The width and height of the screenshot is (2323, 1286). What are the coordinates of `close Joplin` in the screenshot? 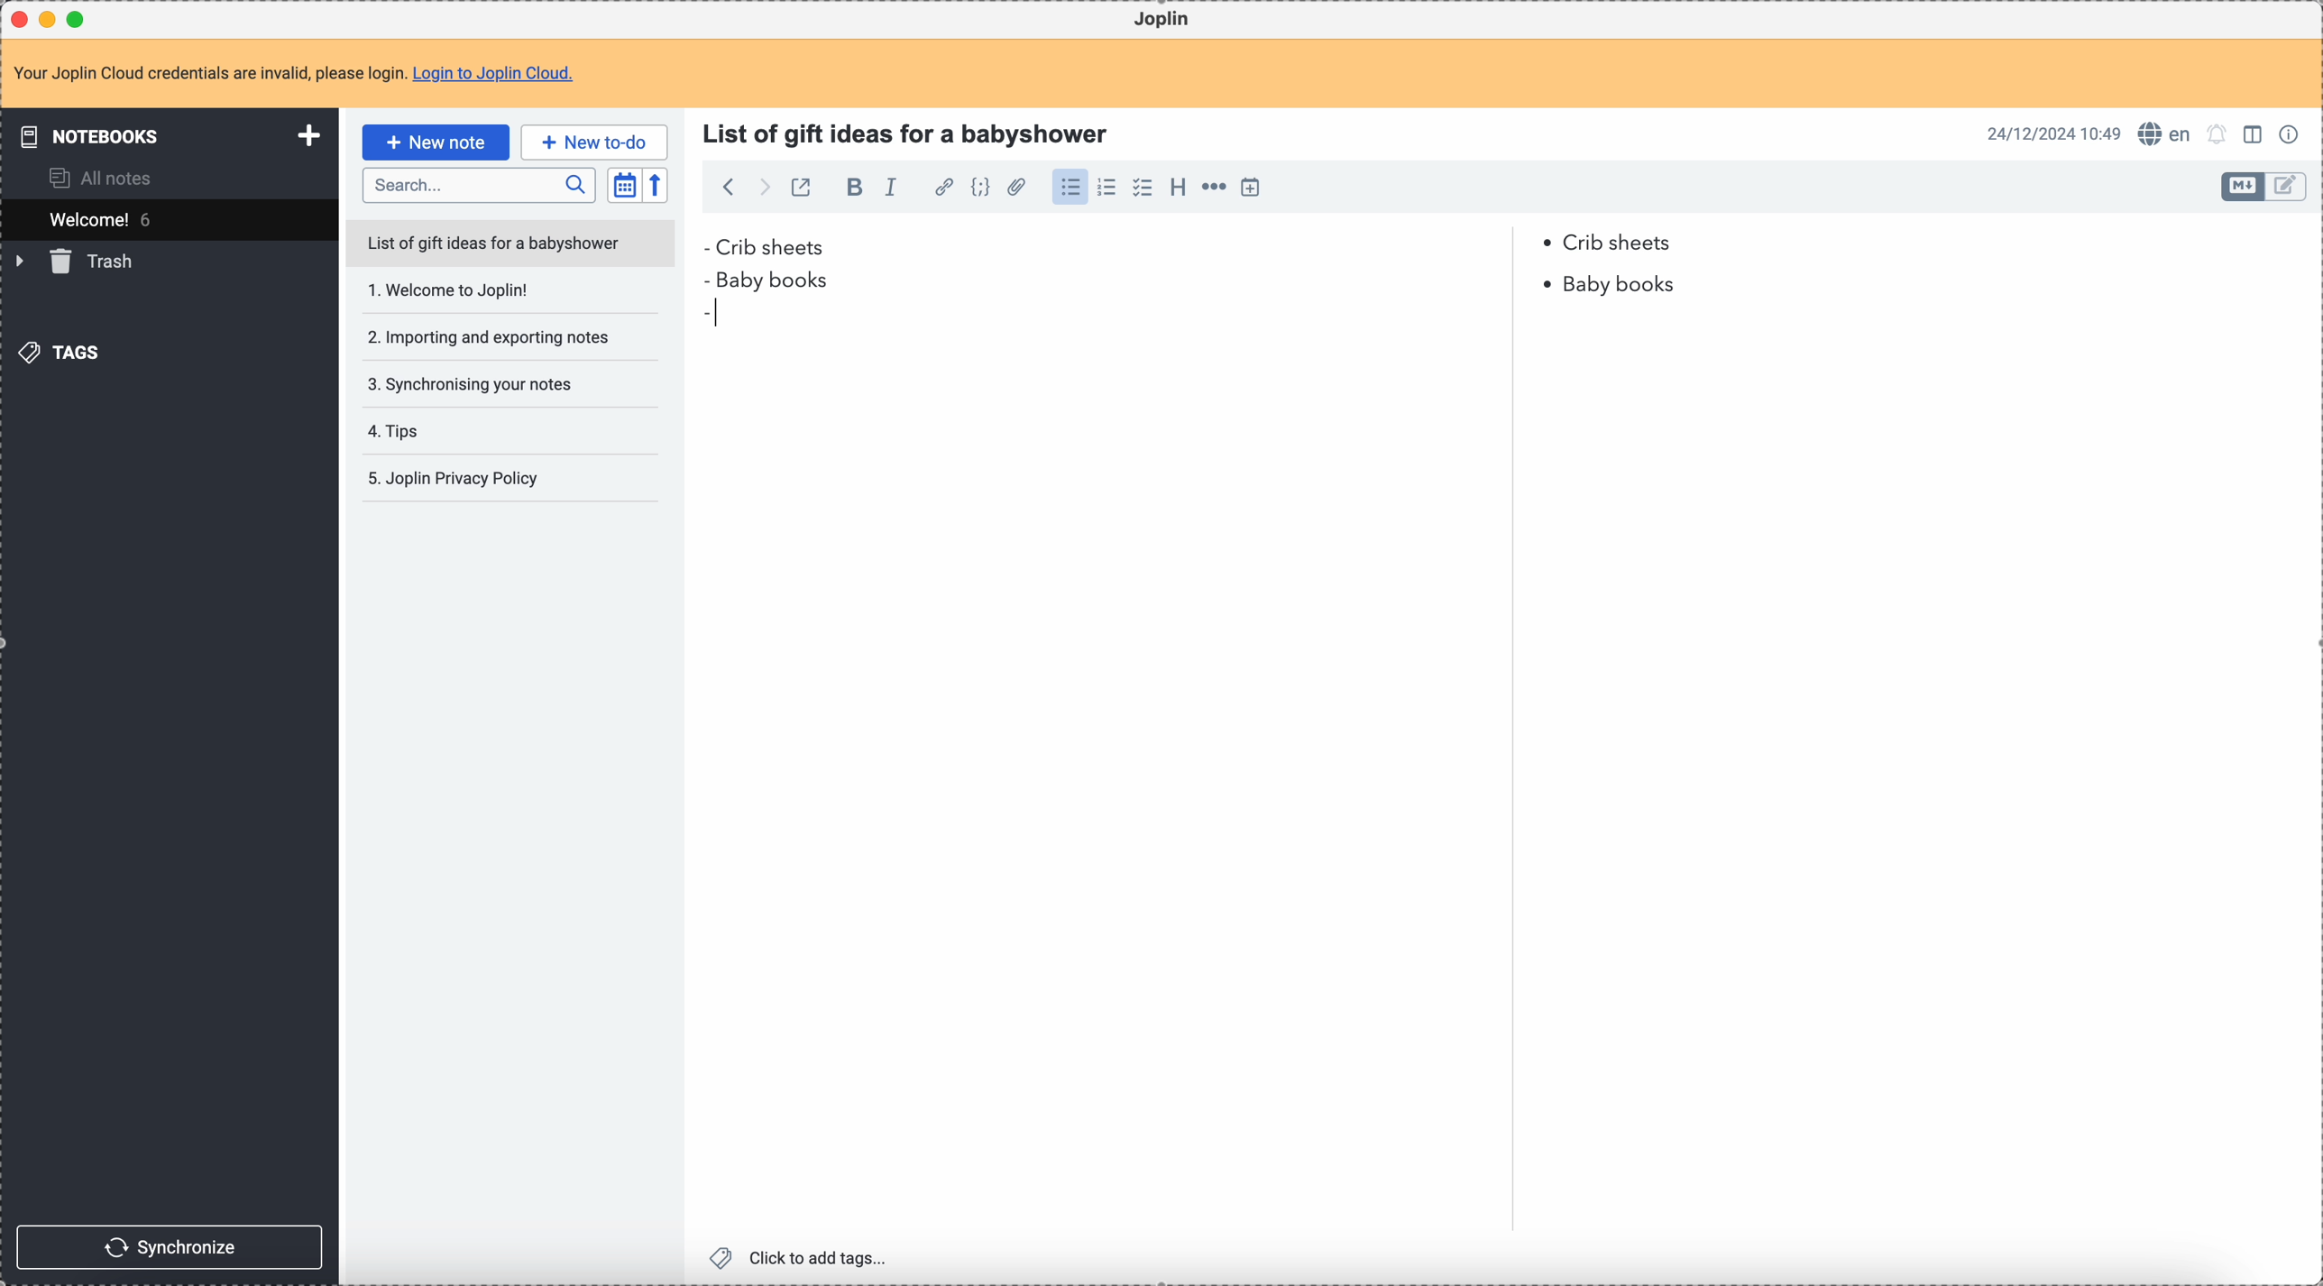 It's located at (17, 19).